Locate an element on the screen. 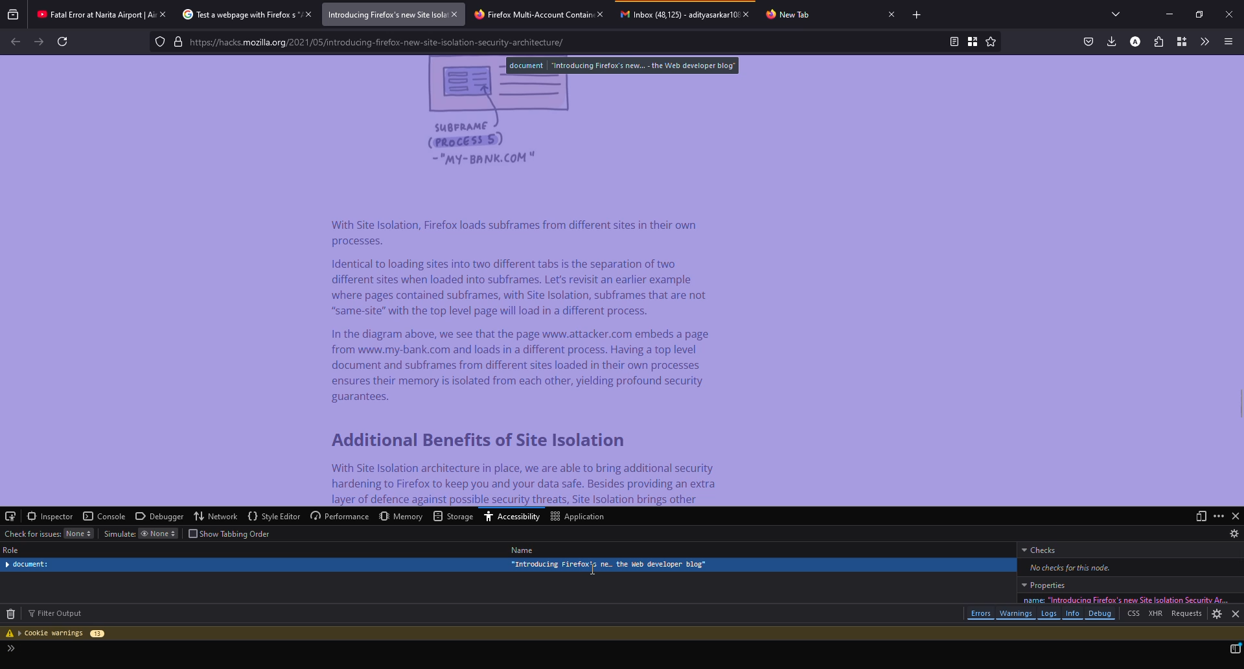  downloads is located at coordinates (1111, 40).